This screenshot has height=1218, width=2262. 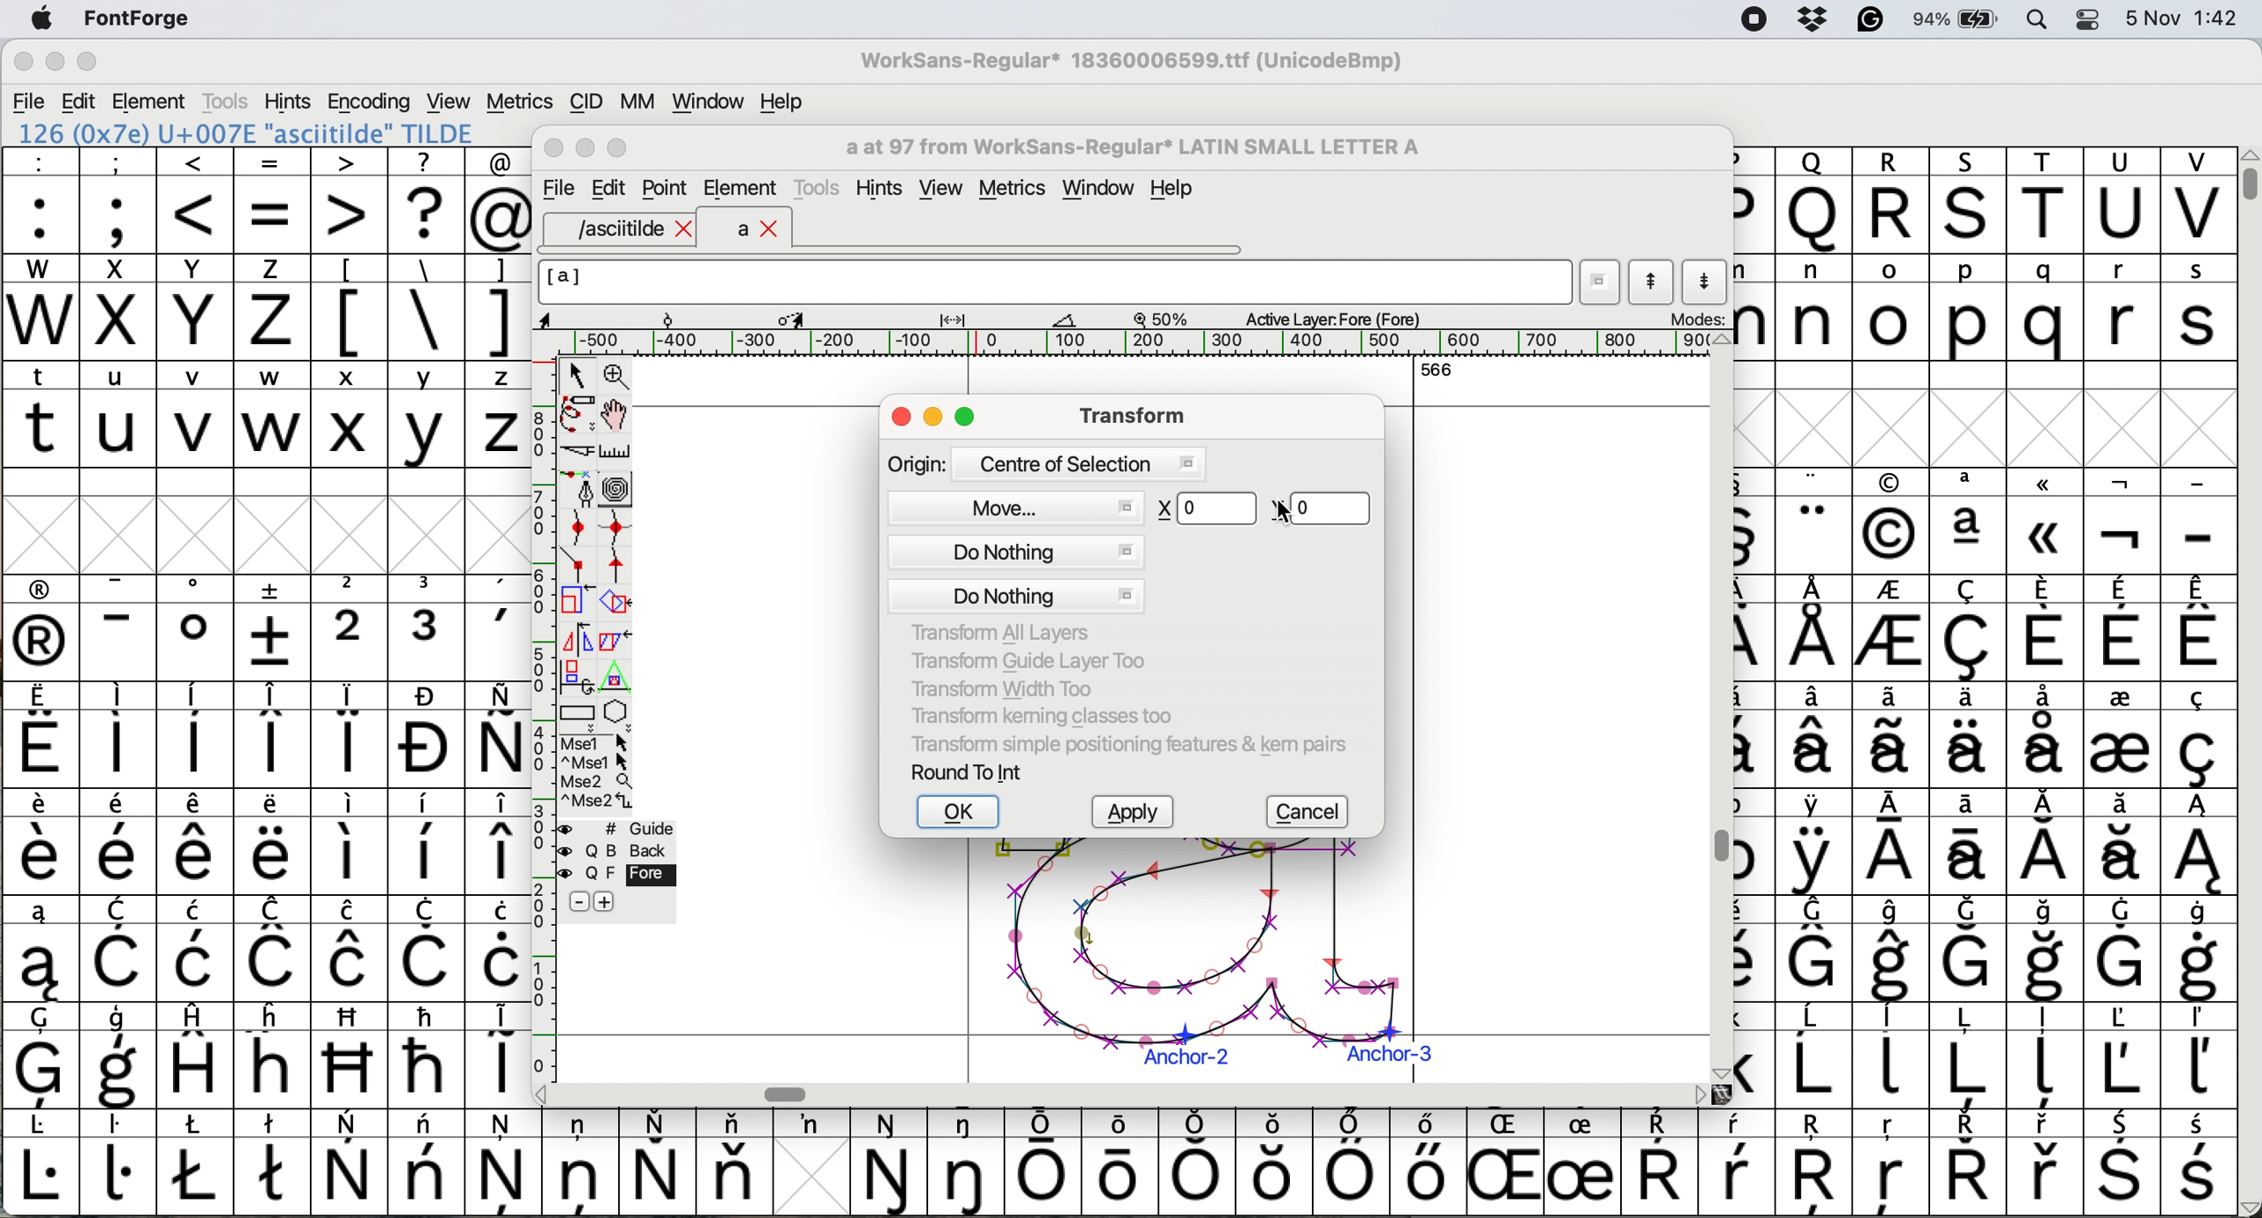 I want to click on symbol, so click(x=1894, y=949).